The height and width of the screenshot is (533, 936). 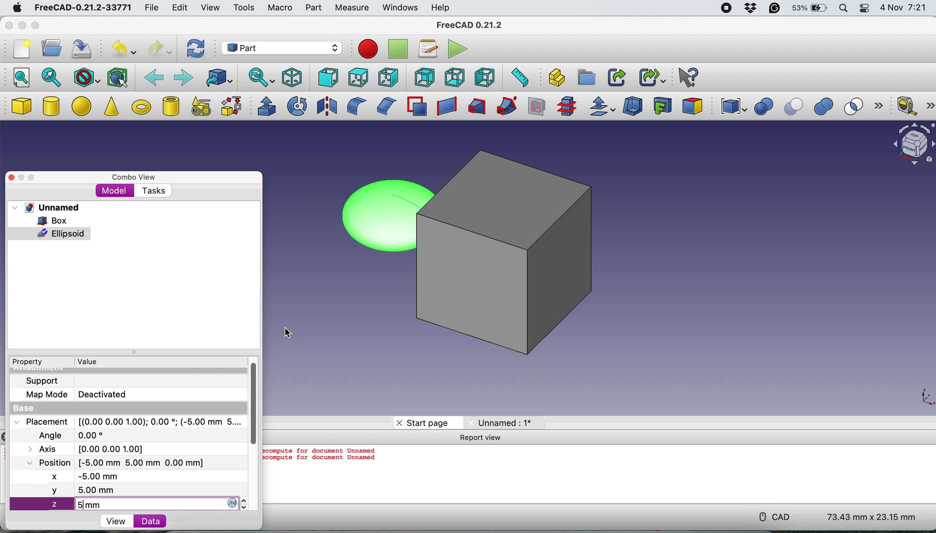 I want to click on cone, so click(x=111, y=108).